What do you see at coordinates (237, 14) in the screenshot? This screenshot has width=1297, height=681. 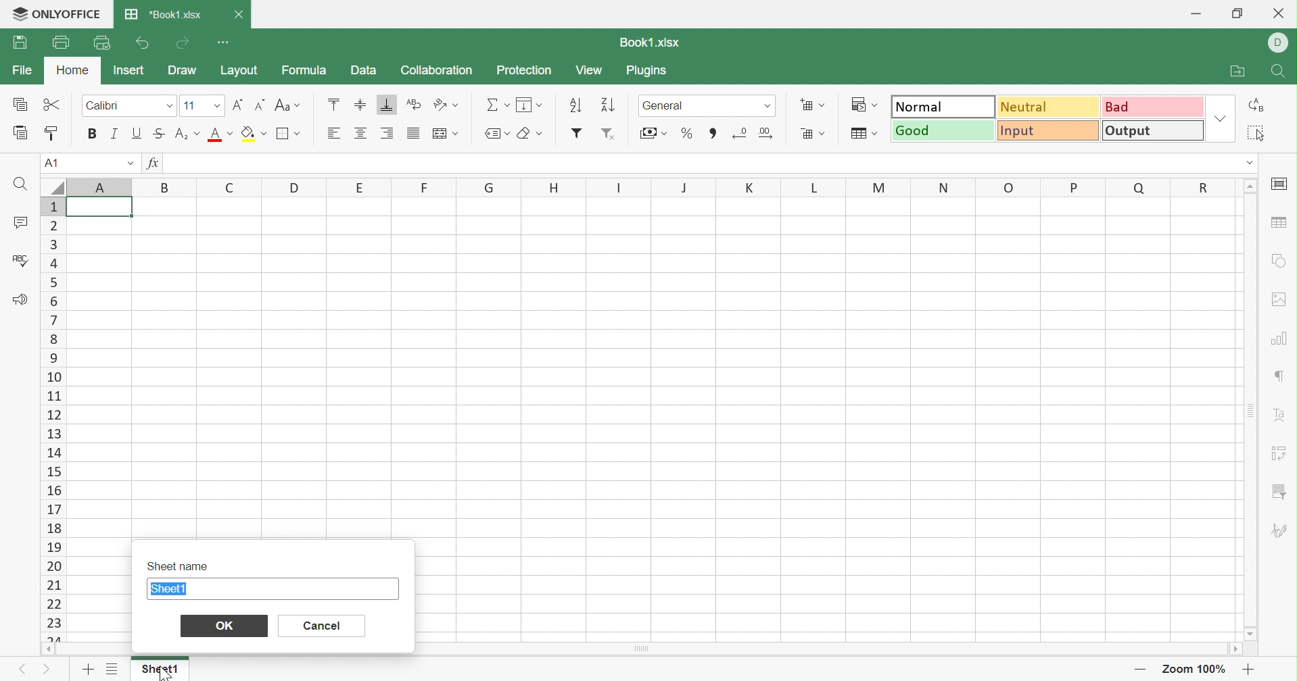 I see `Close` at bounding box center [237, 14].